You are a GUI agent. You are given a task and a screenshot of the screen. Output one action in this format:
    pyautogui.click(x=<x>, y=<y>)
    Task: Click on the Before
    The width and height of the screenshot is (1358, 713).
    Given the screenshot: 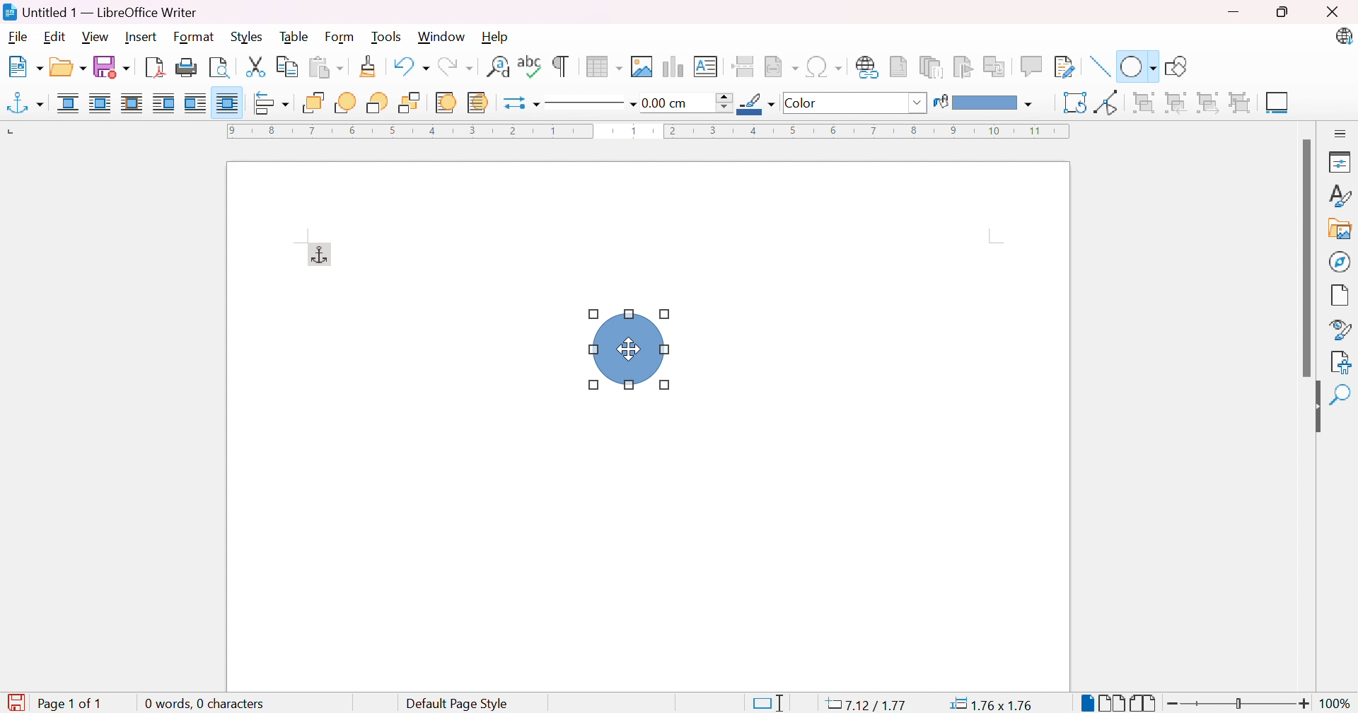 What is the action you would take?
    pyautogui.click(x=163, y=103)
    